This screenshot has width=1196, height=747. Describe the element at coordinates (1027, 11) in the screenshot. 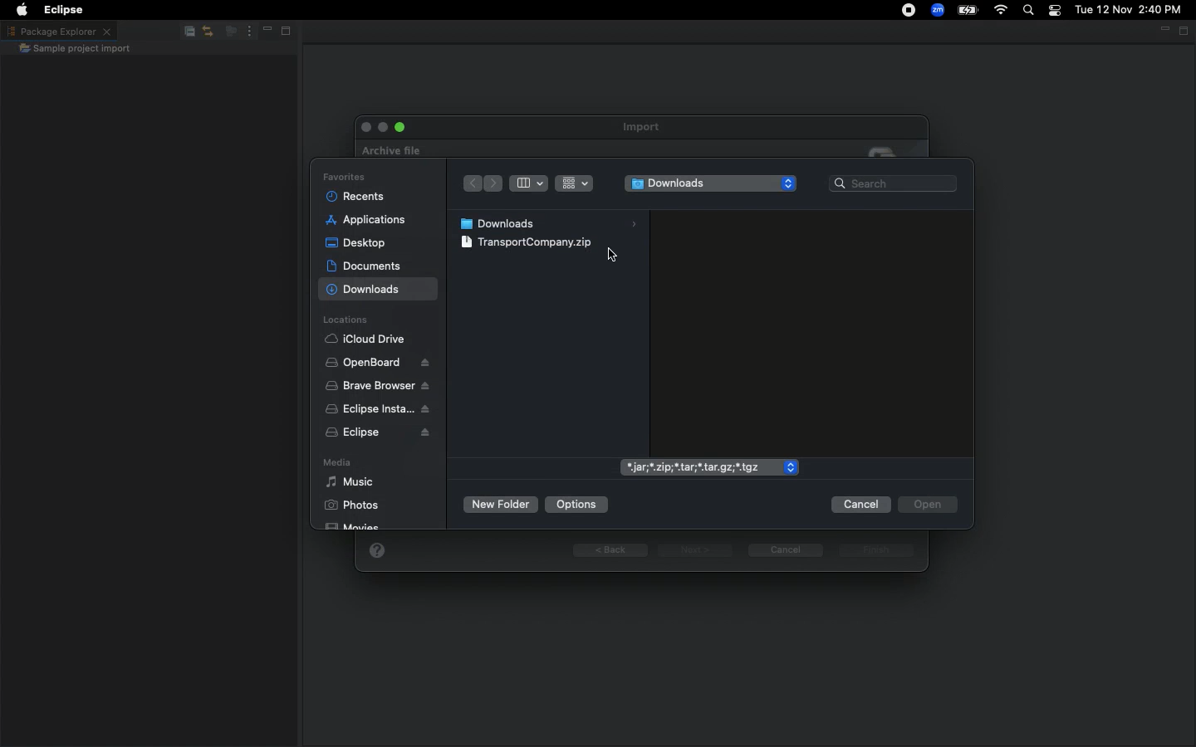

I see `Search` at that location.